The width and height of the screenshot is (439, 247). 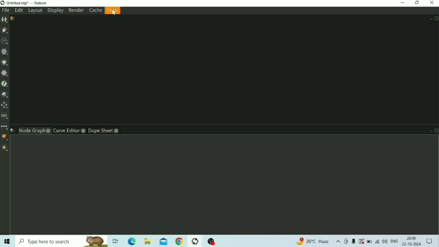 I want to click on Display, so click(x=55, y=11).